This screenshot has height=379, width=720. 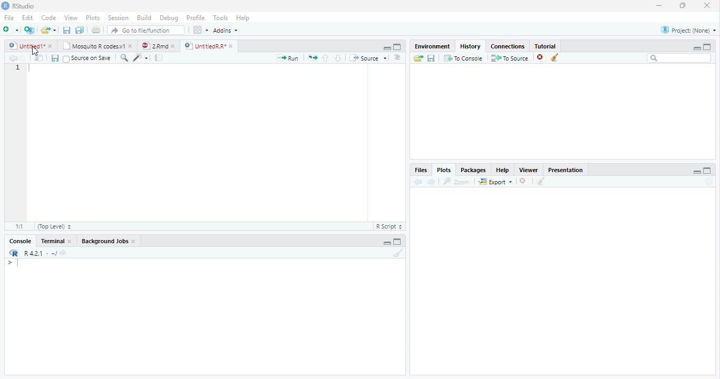 I want to click on Back, so click(x=12, y=58).